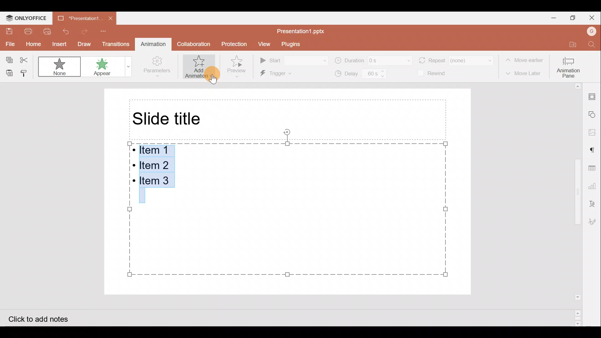  I want to click on Animation pane, so click(569, 67).